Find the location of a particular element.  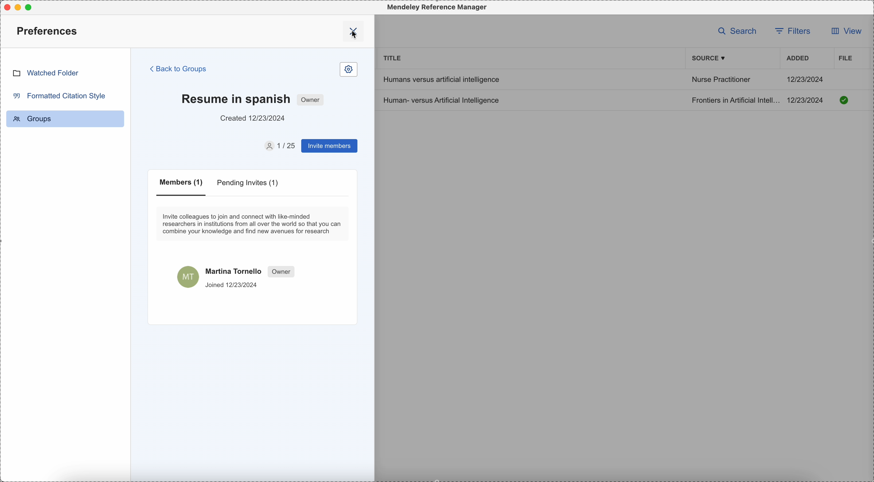

view is located at coordinates (844, 33).